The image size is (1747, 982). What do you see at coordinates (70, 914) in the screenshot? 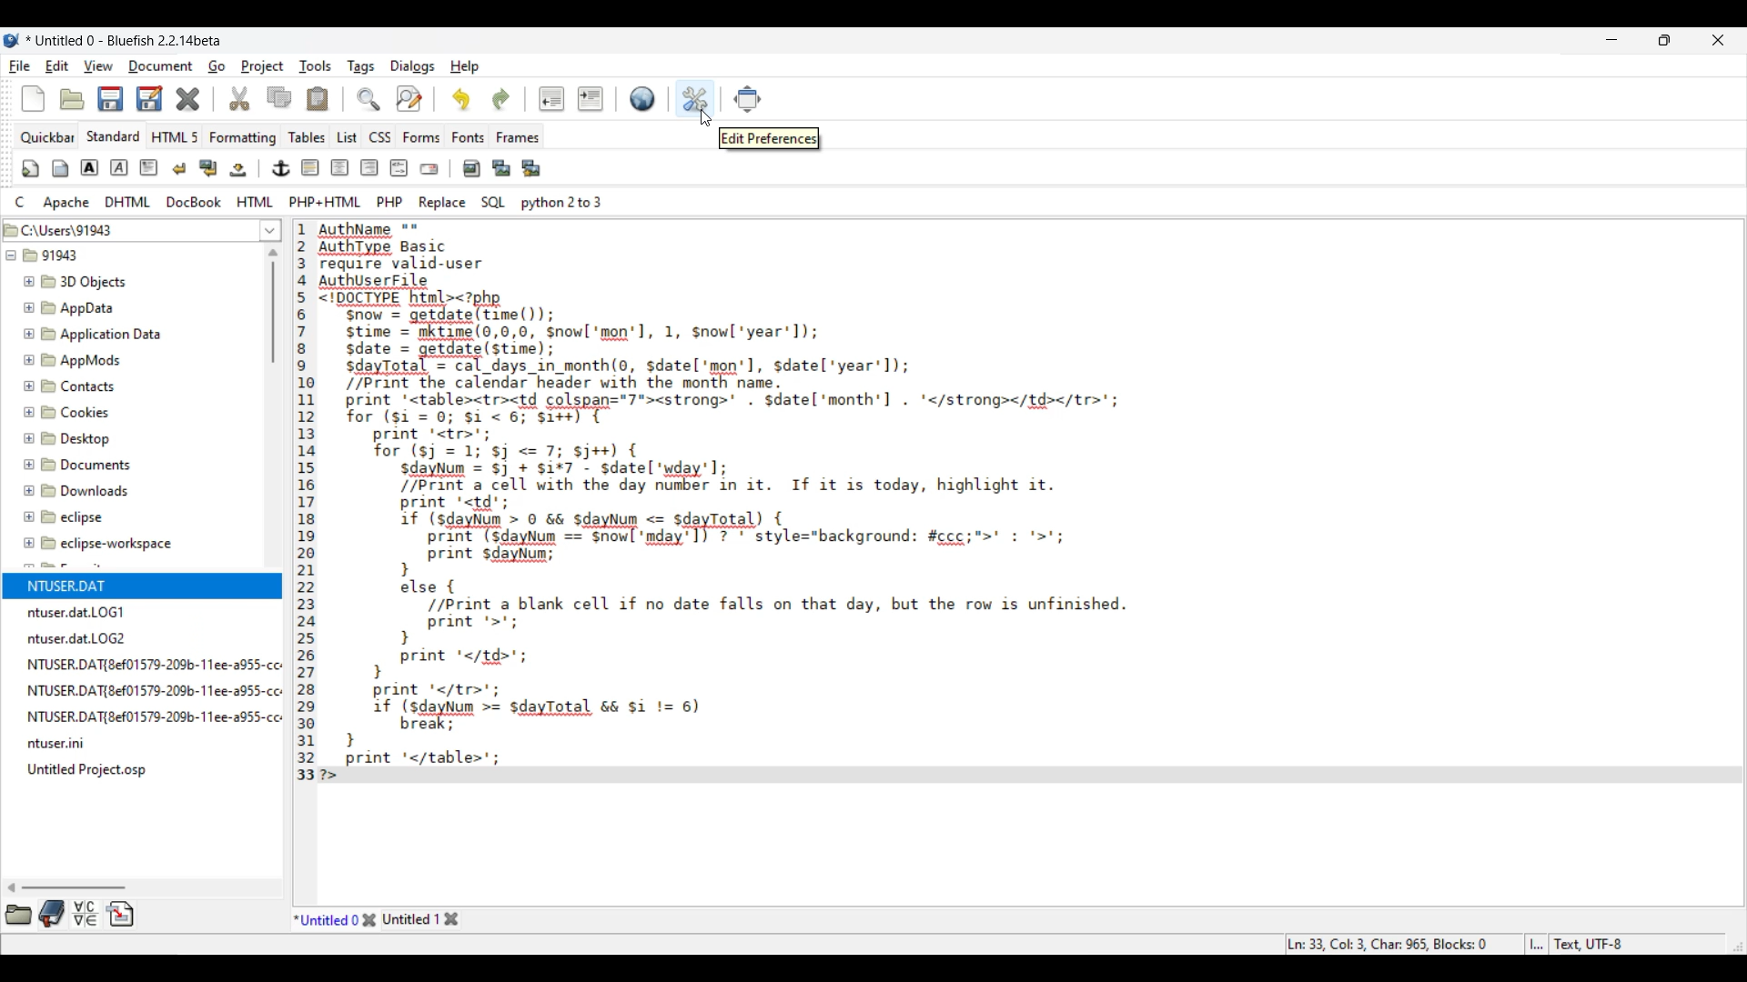
I see `More tool options` at bounding box center [70, 914].